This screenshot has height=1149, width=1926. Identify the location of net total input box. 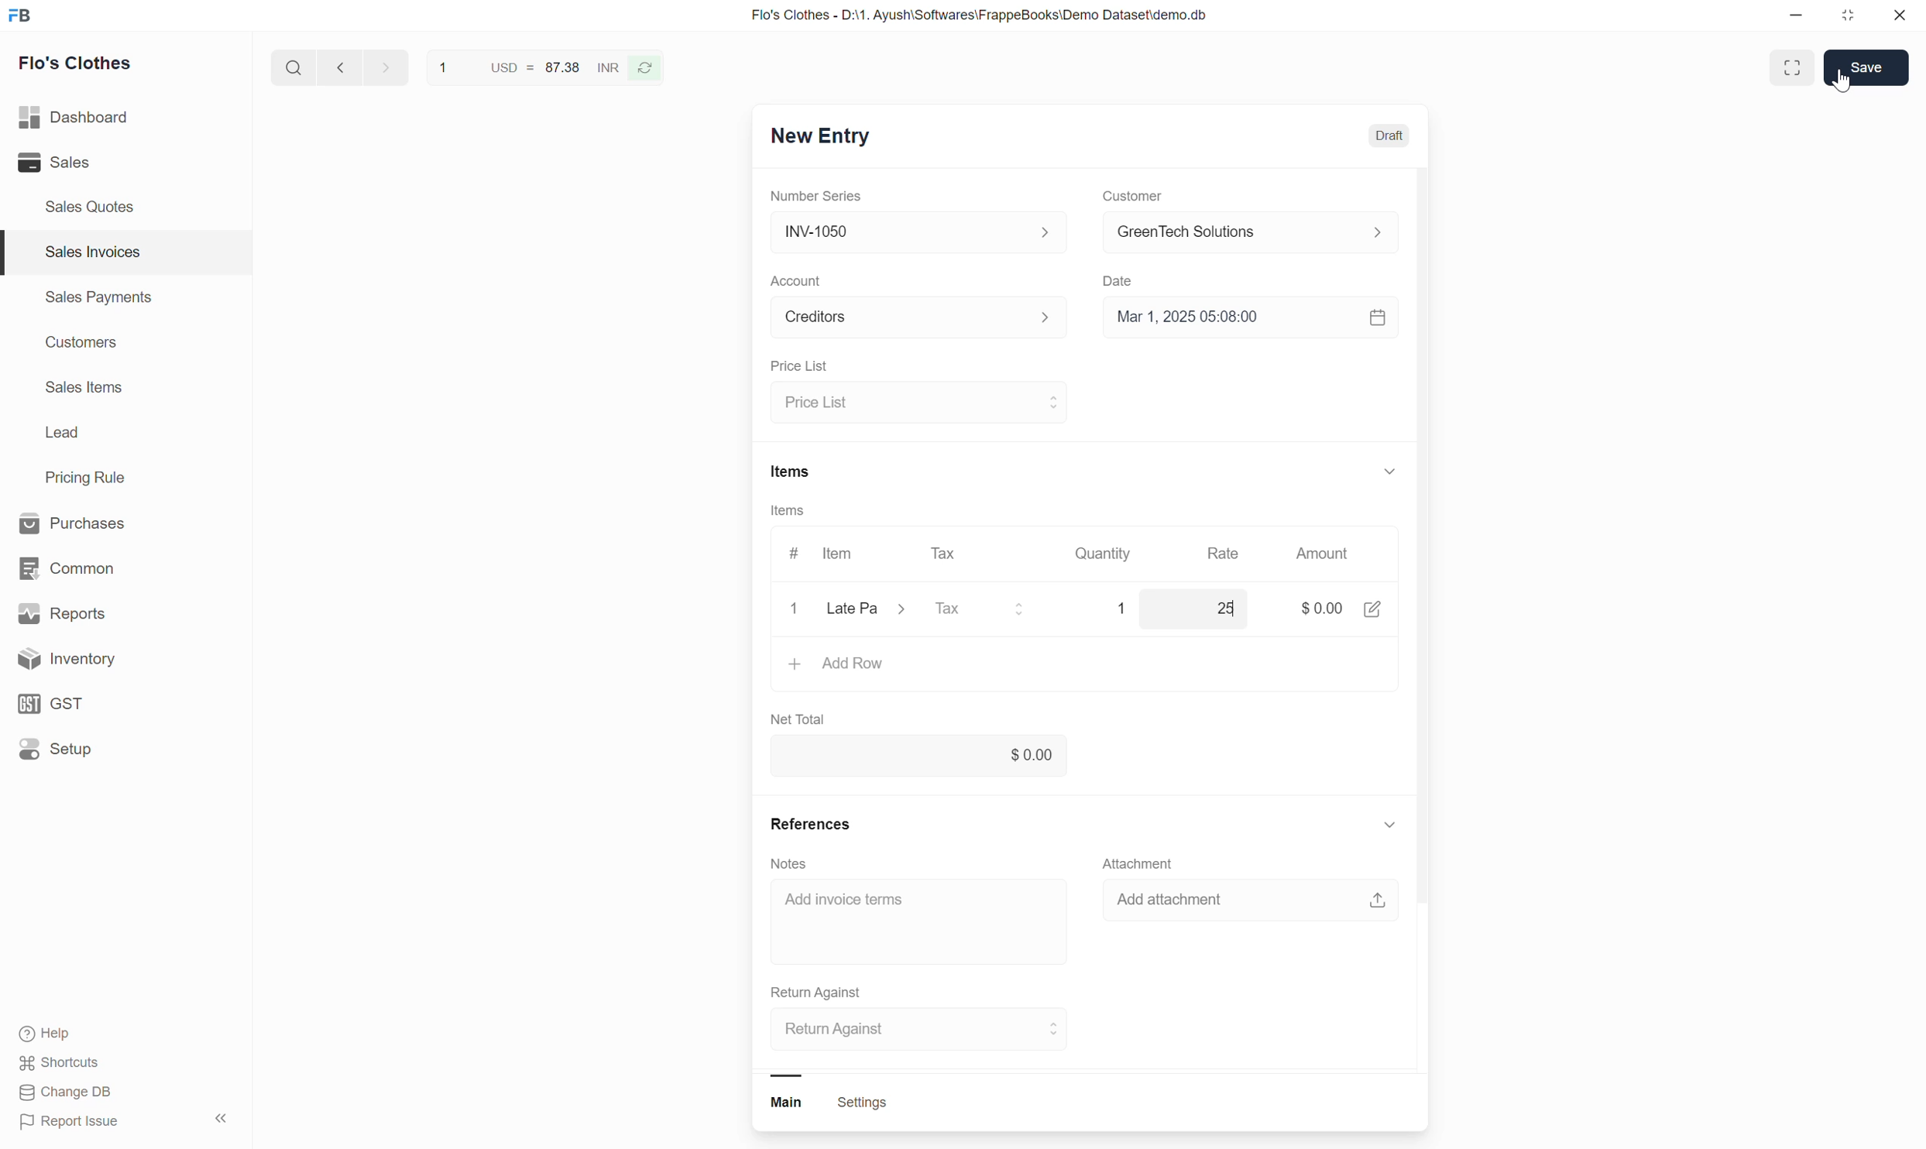
(1068, 754).